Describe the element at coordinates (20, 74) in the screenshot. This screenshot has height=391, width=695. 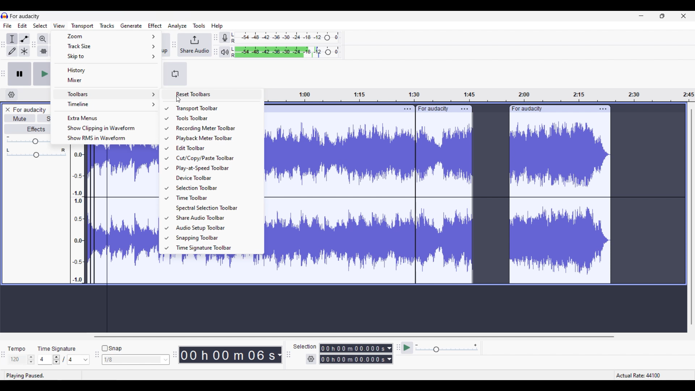
I see `Pause` at that location.